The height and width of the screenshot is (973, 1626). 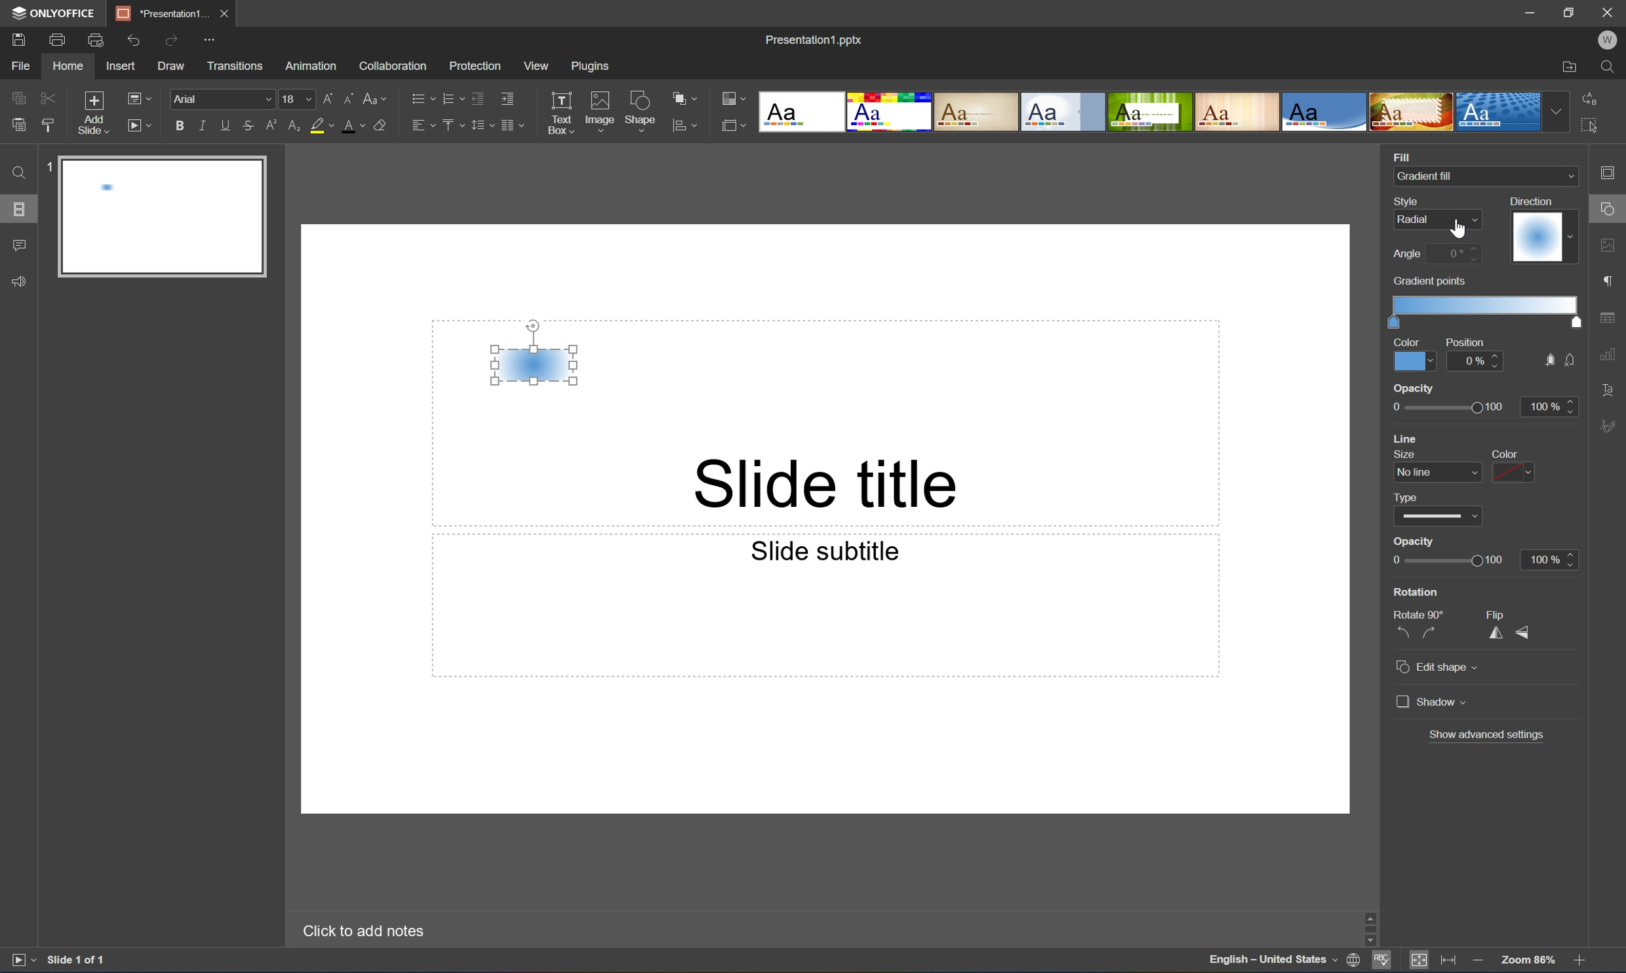 What do you see at coordinates (423, 127) in the screenshot?
I see `Horizontal align` at bounding box center [423, 127].